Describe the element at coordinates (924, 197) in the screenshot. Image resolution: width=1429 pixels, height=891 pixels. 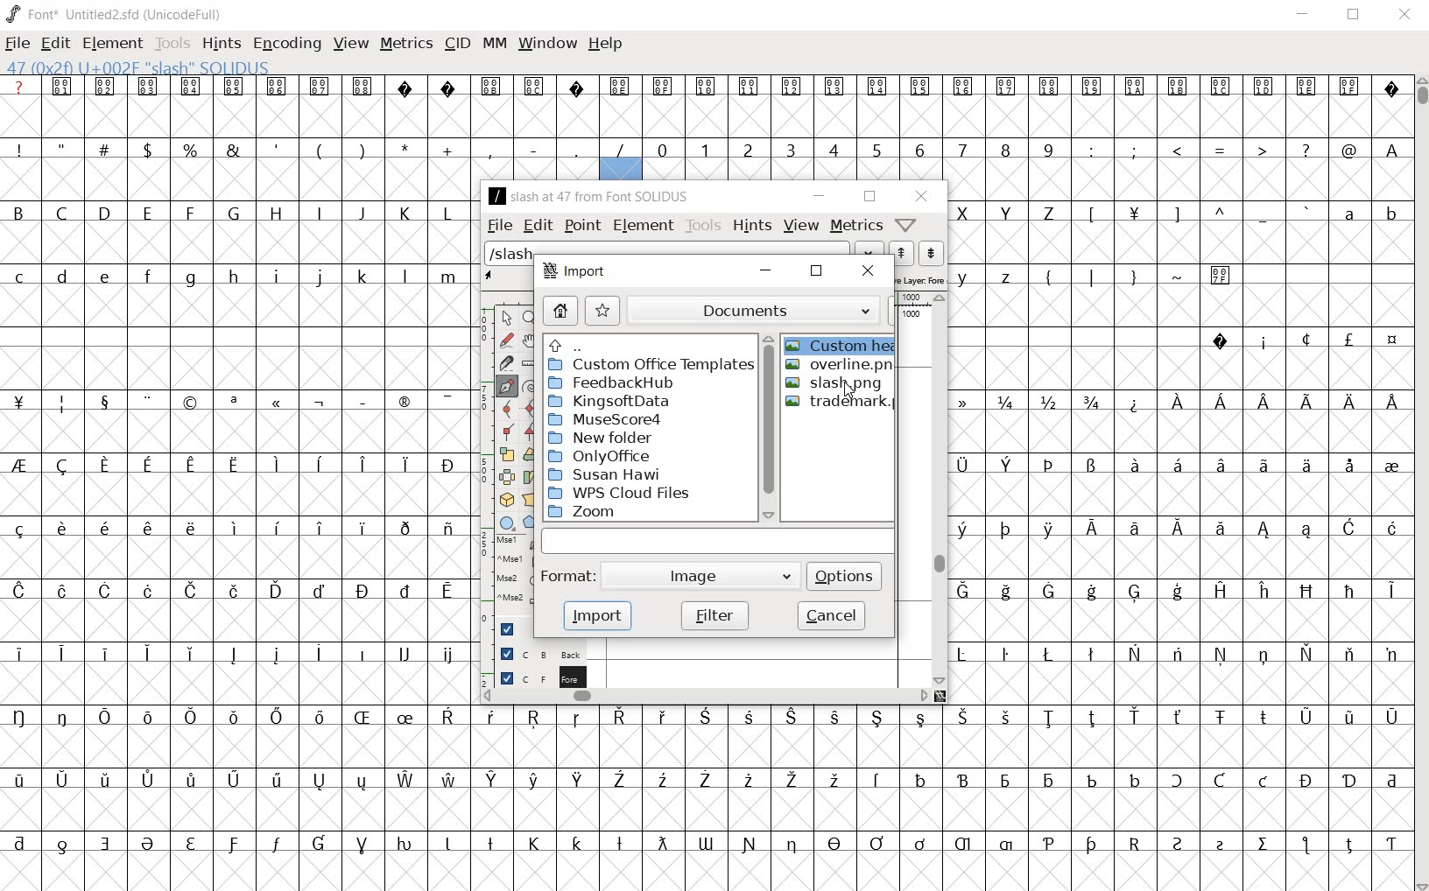
I see `close` at that location.